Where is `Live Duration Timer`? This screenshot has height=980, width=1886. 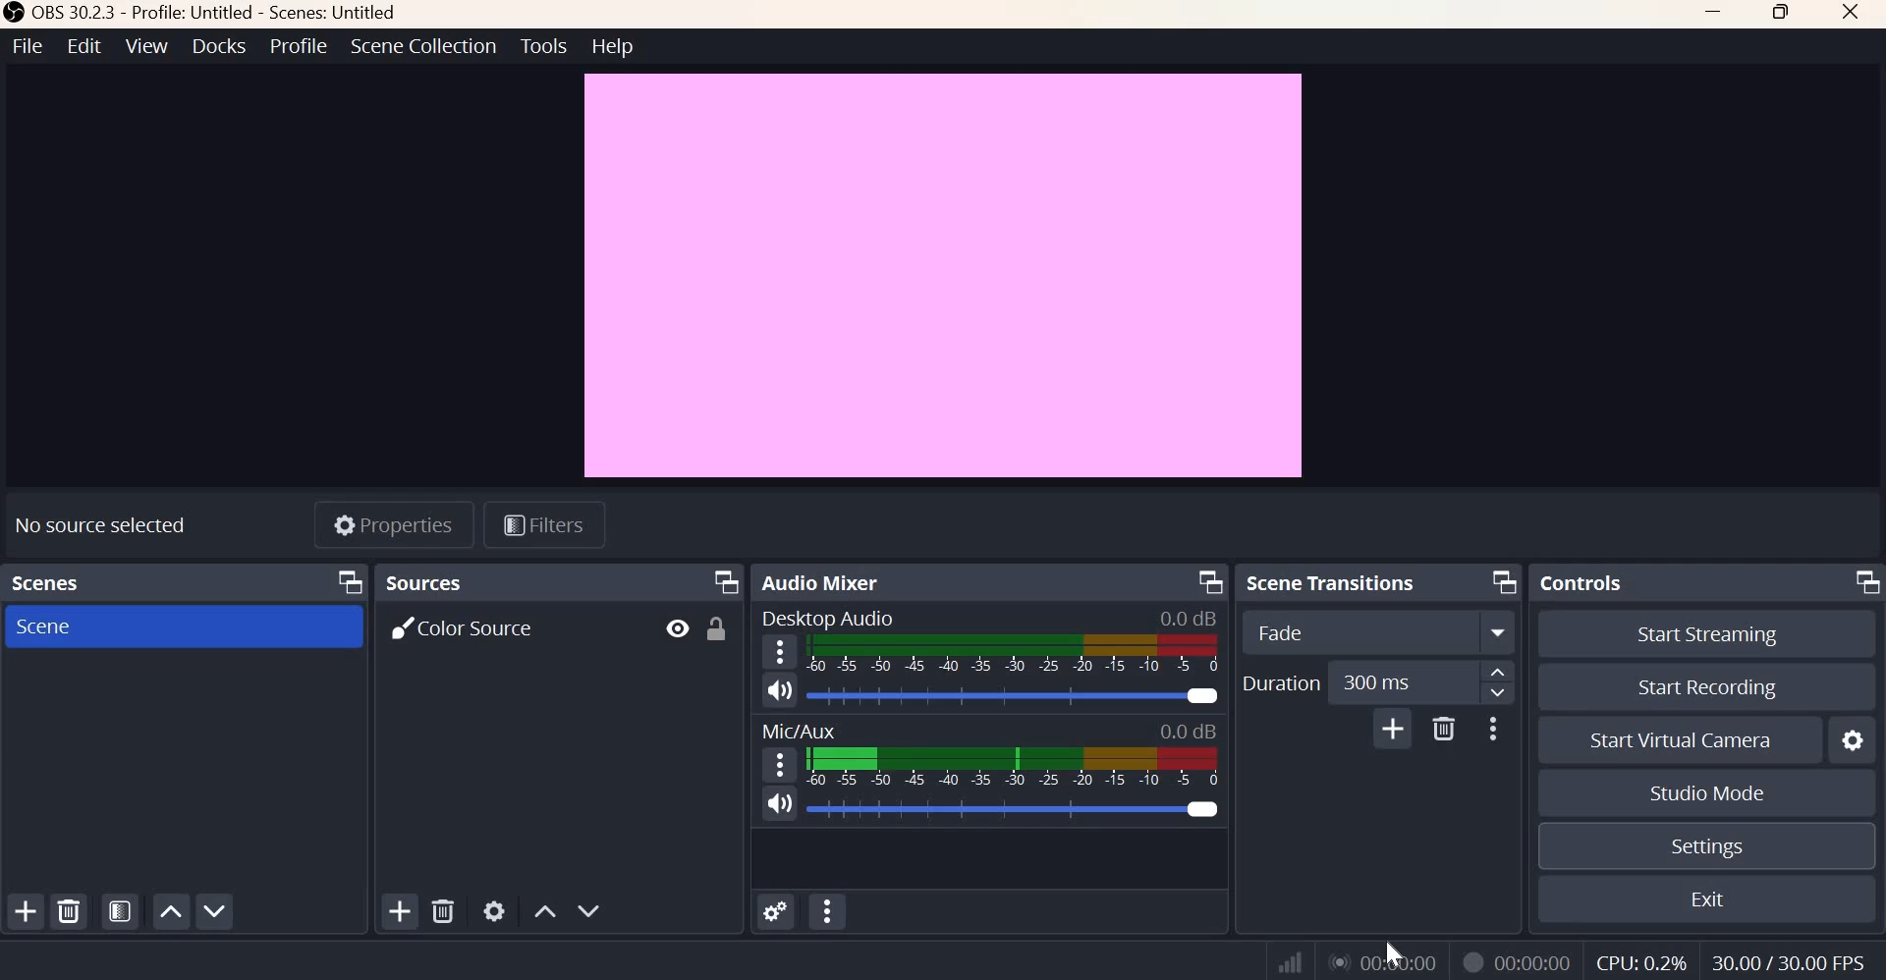 Live Duration Timer is located at coordinates (1383, 962).